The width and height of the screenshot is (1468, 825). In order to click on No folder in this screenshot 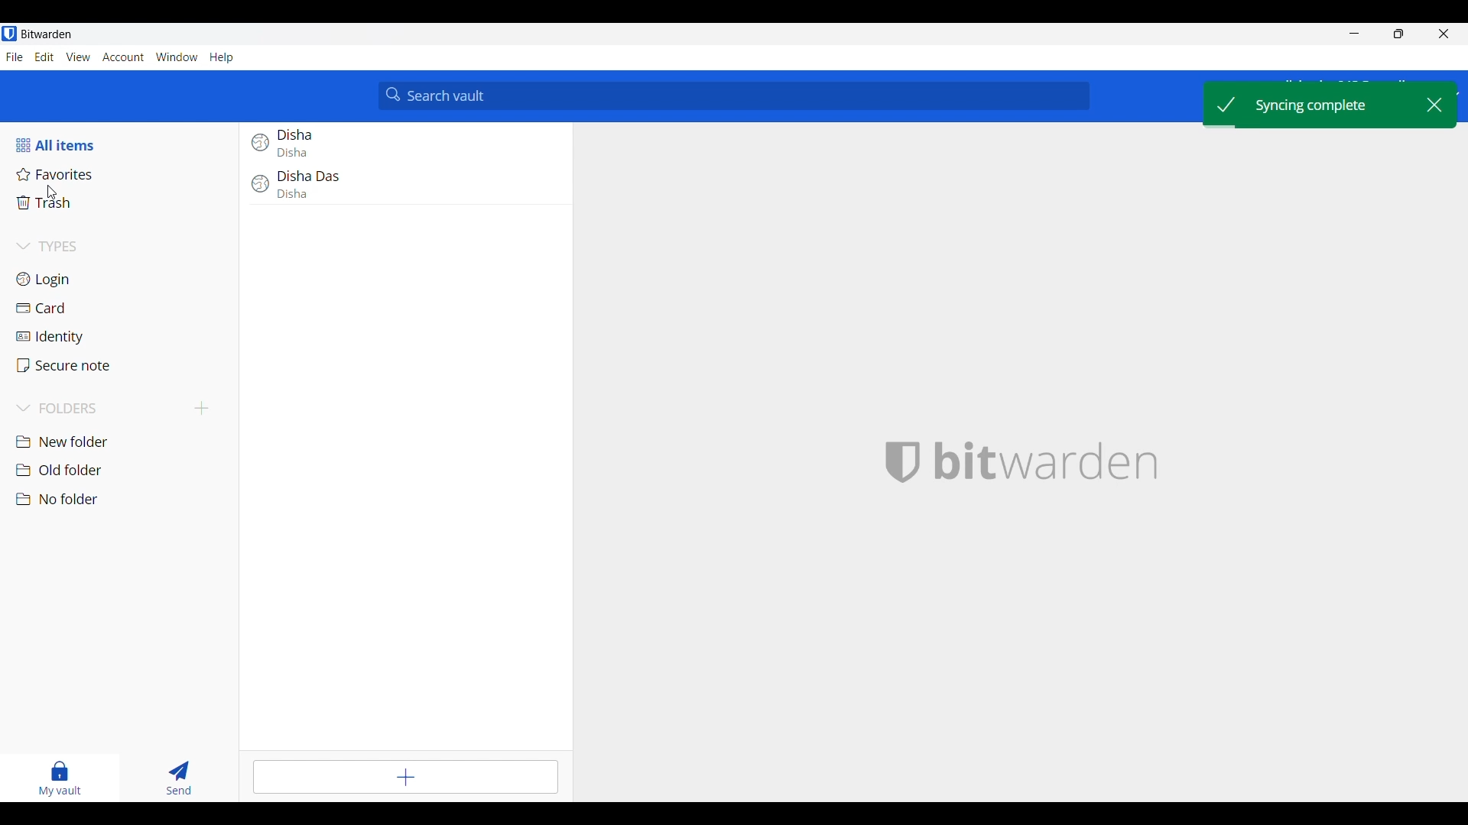, I will do `click(122, 500)`.